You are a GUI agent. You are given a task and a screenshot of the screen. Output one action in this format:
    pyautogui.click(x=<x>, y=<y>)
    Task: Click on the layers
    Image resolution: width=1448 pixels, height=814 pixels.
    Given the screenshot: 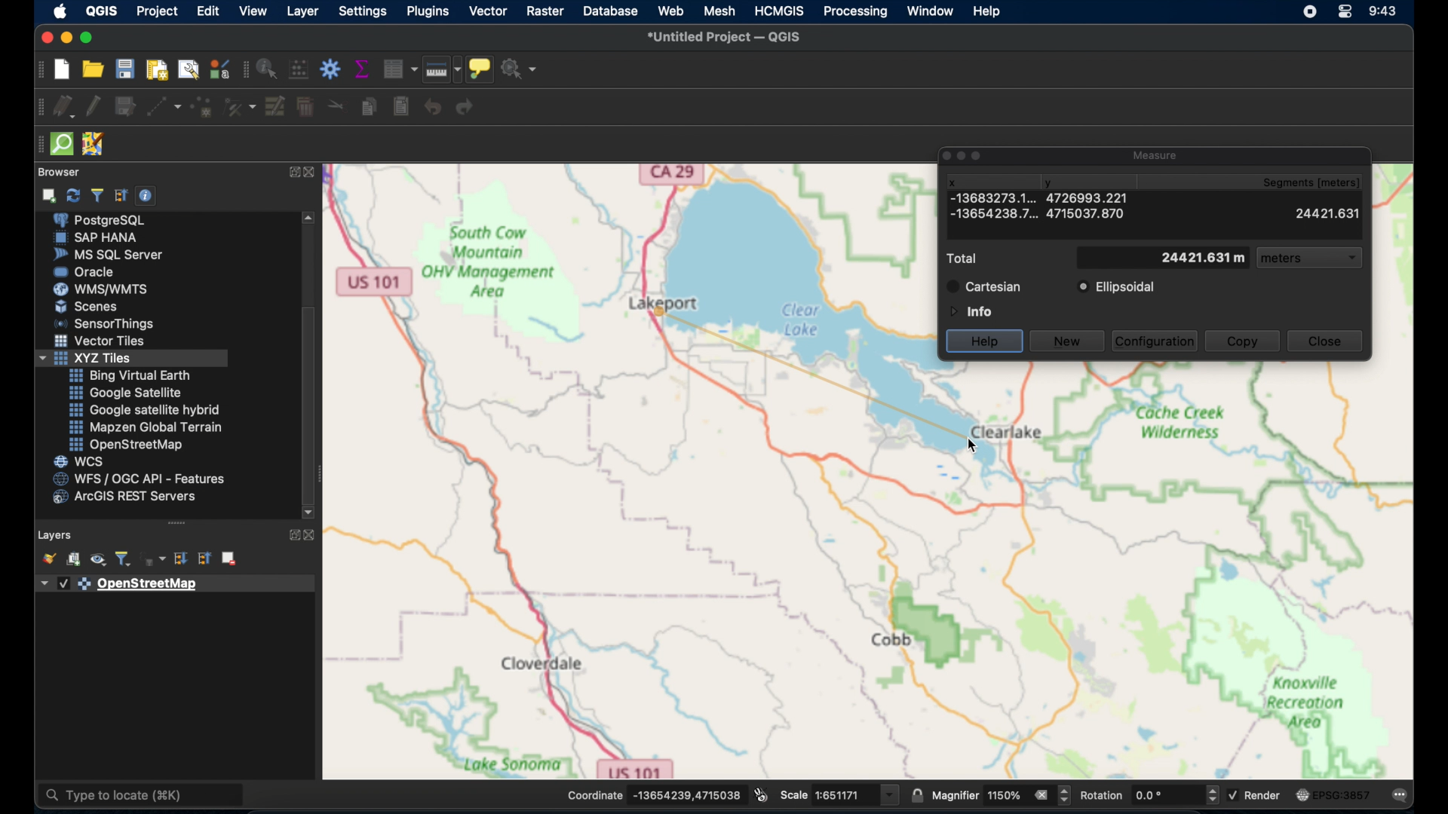 What is the action you would take?
    pyautogui.click(x=55, y=533)
    